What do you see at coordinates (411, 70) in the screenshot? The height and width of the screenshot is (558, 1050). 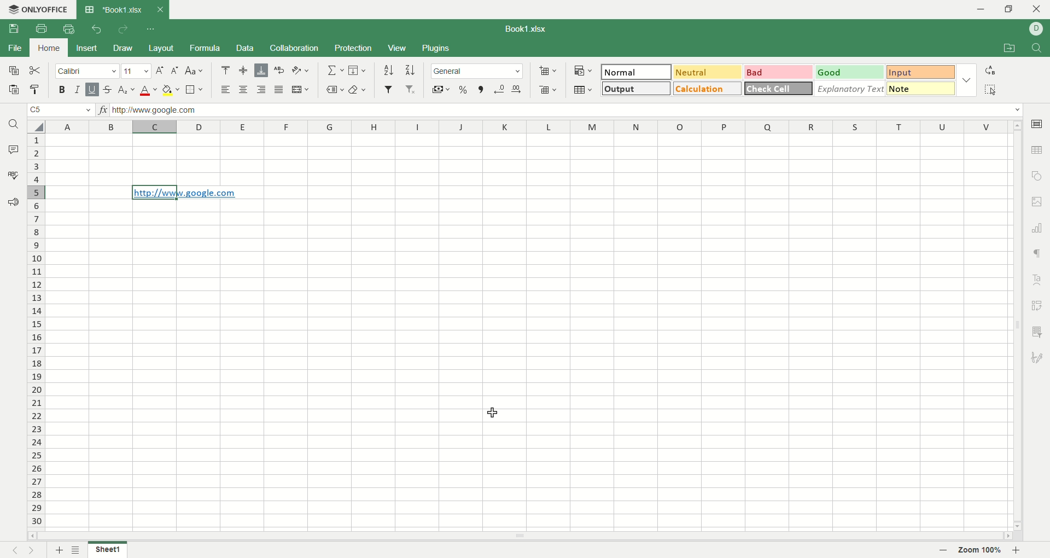 I see `sort descending` at bounding box center [411, 70].